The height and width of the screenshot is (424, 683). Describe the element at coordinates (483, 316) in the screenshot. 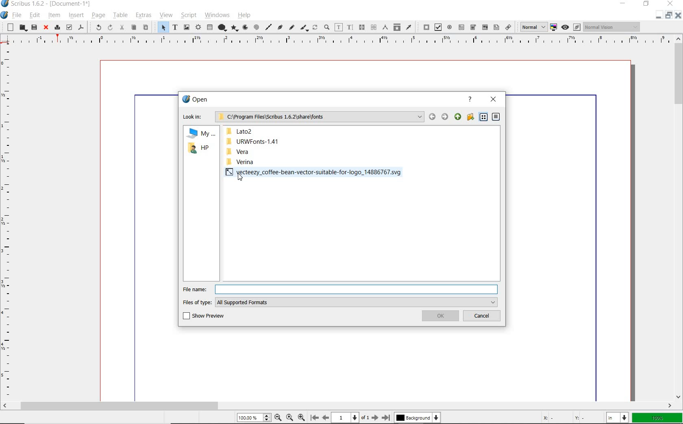

I see `cancel` at that location.